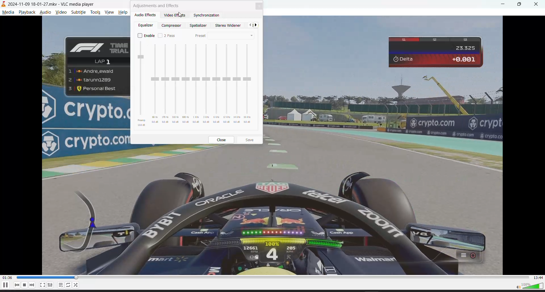 This screenshot has height=292, width=545. I want to click on next, so click(256, 25).